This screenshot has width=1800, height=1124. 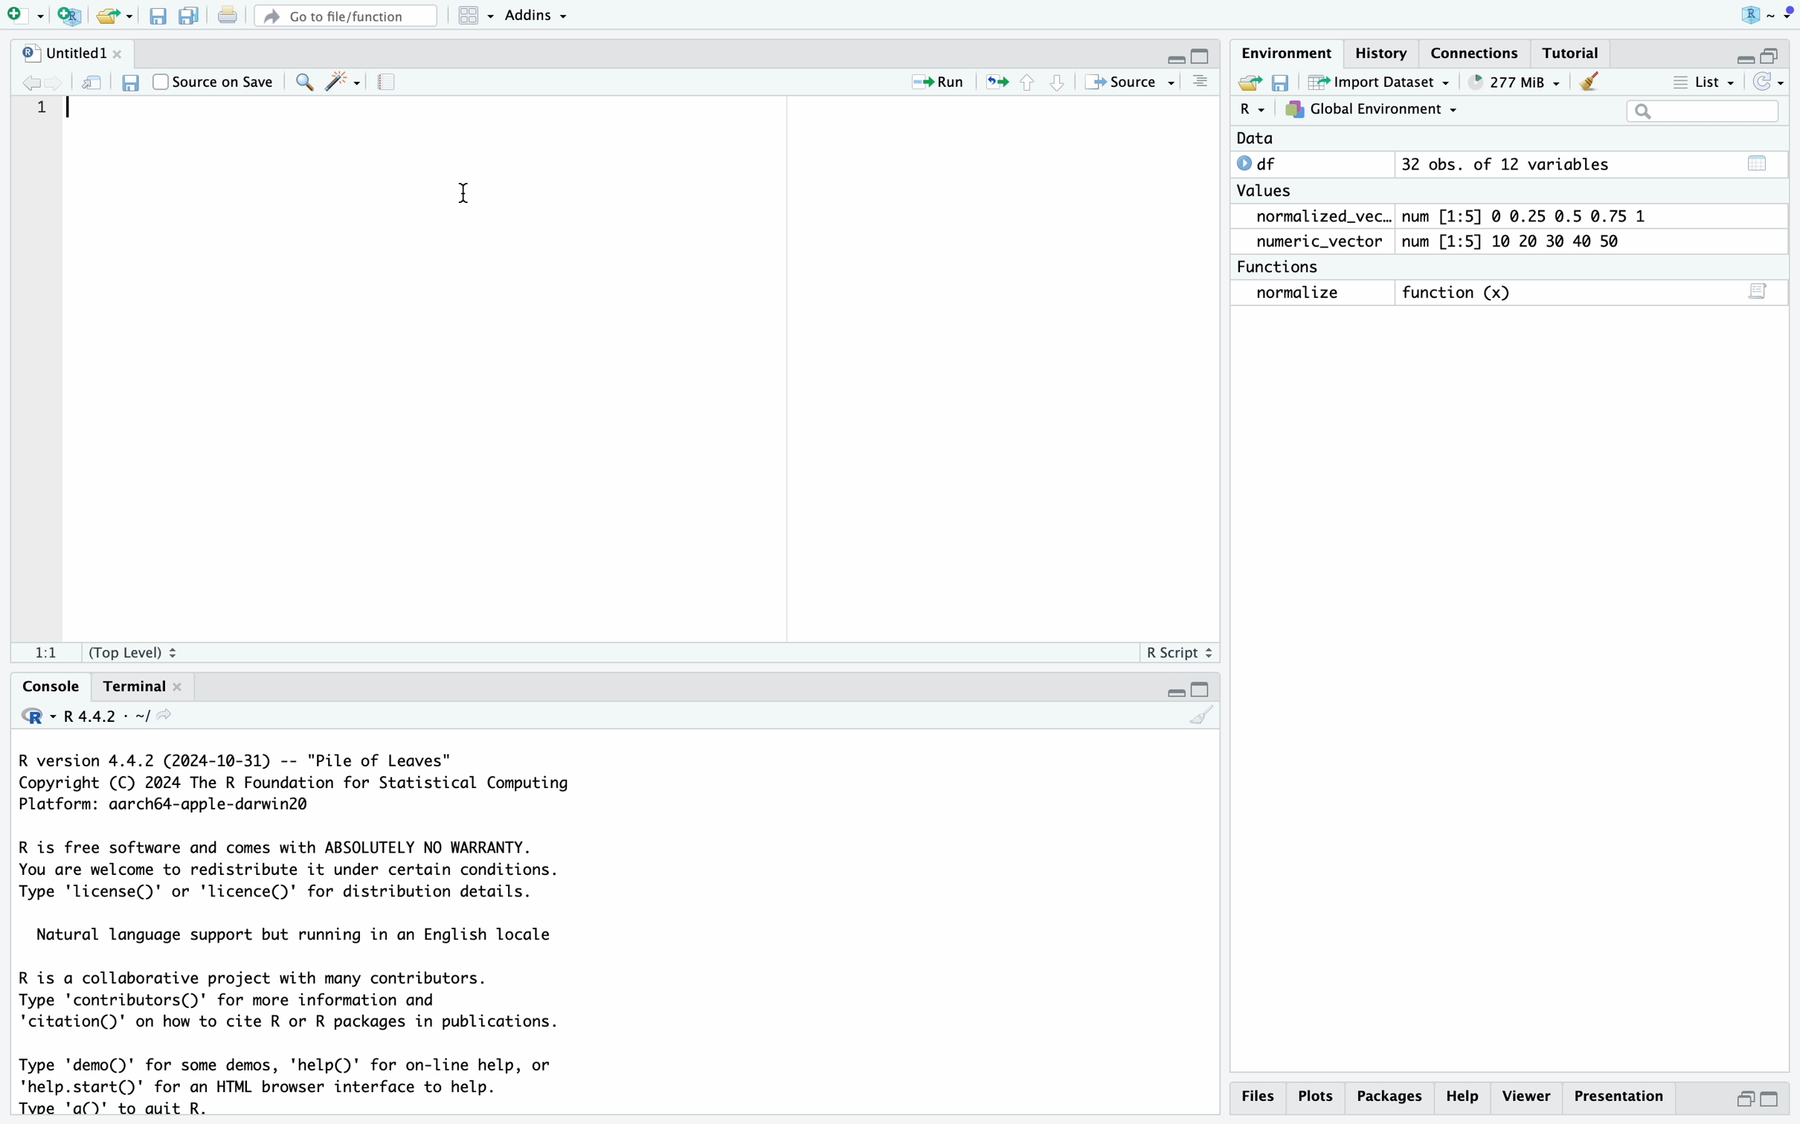 I want to click on Terminal, so click(x=140, y=688).